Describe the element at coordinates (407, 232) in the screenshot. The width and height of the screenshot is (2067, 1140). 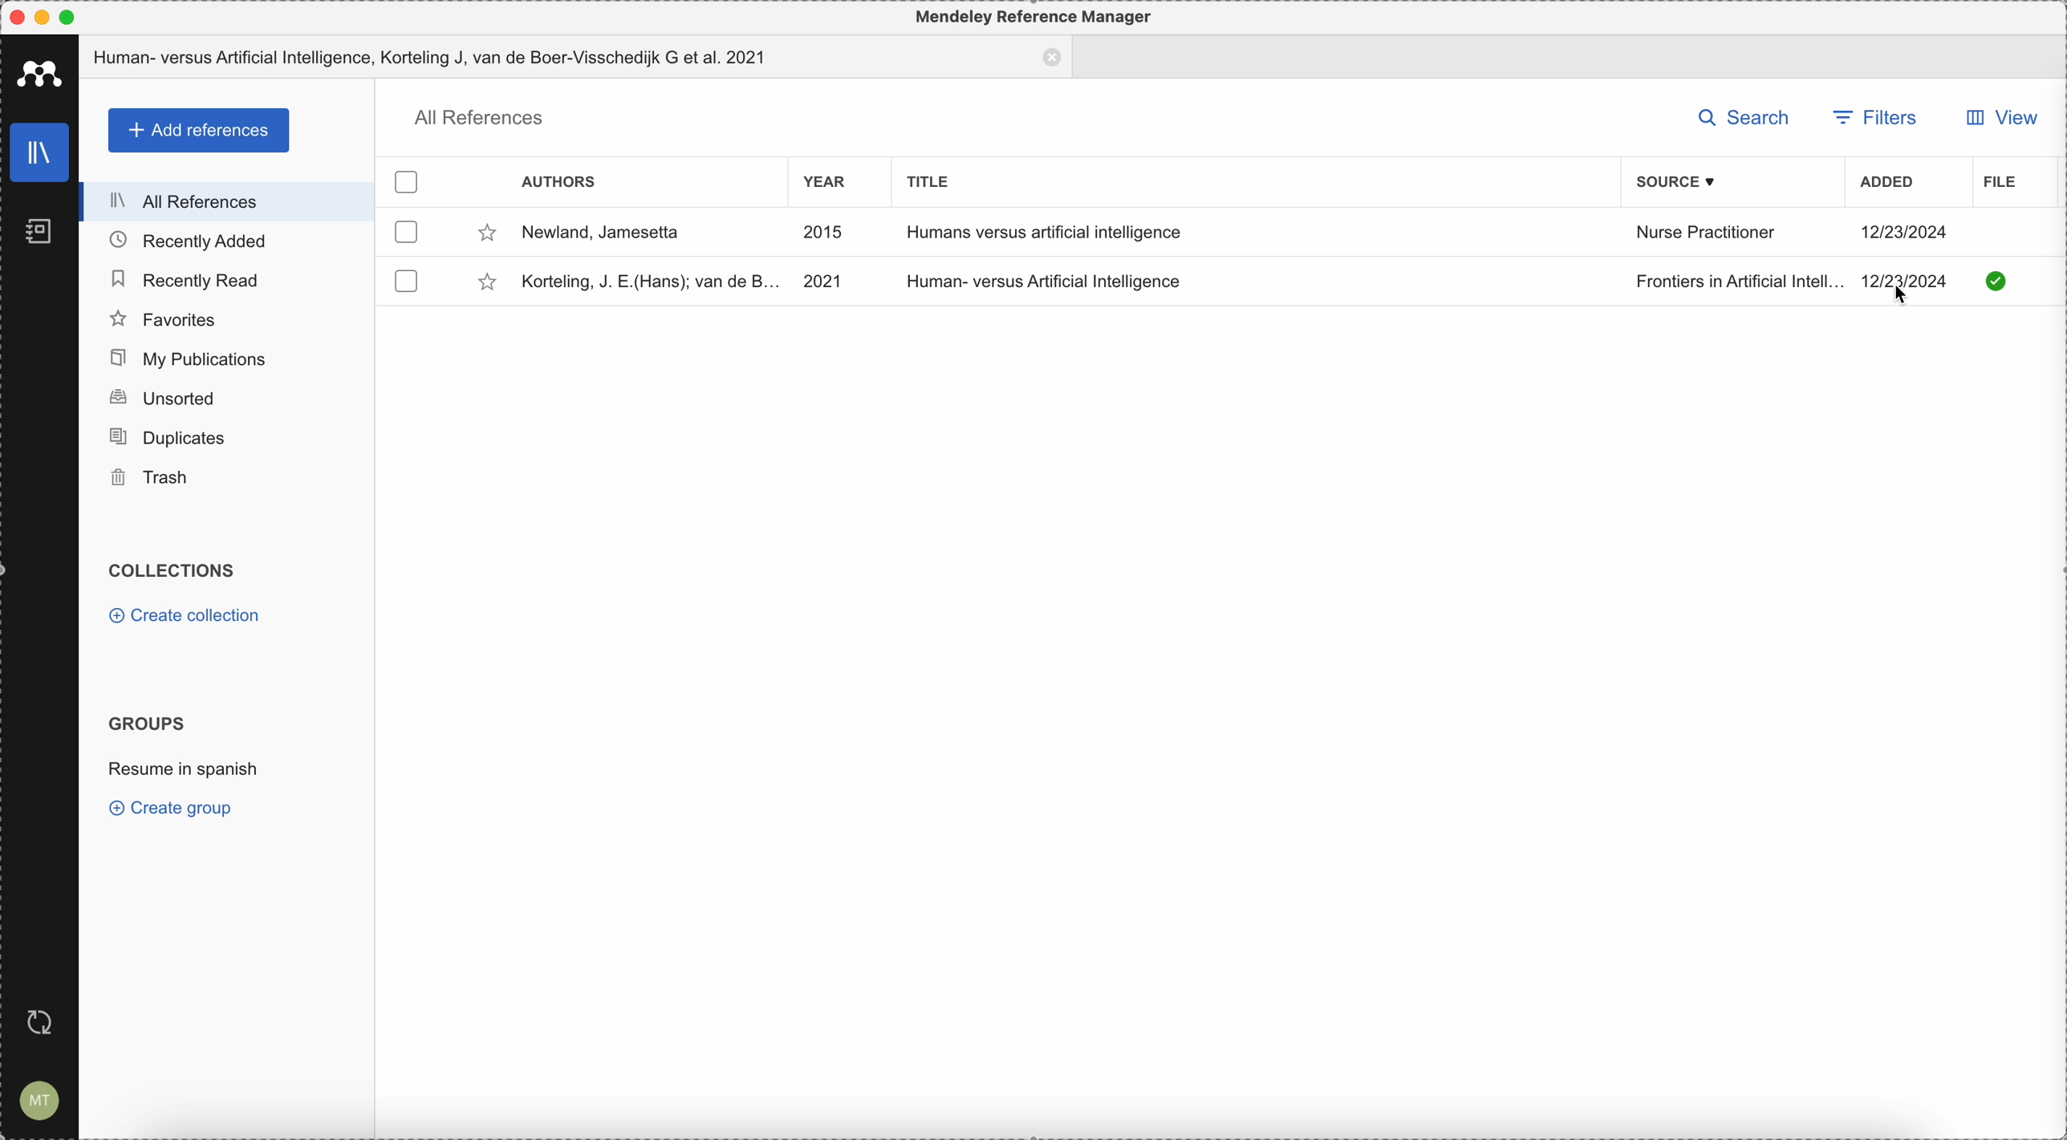
I see `checkbox` at that location.